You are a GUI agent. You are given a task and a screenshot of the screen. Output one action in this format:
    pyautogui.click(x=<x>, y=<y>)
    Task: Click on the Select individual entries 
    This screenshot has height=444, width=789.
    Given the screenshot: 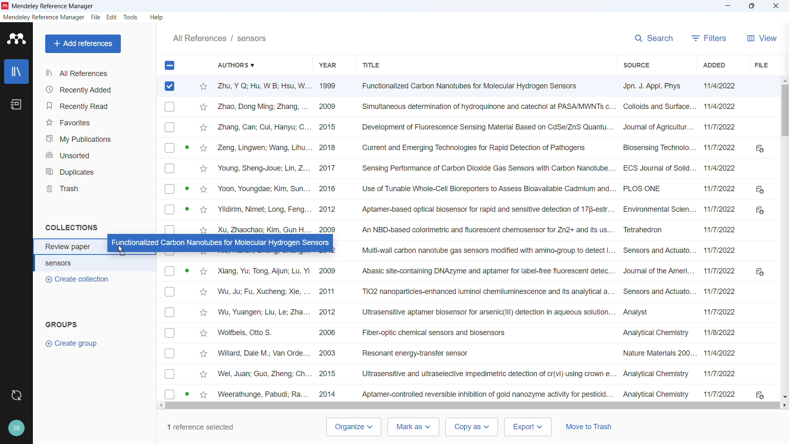 What is the action you would take?
    pyautogui.click(x=169, y=165)
    